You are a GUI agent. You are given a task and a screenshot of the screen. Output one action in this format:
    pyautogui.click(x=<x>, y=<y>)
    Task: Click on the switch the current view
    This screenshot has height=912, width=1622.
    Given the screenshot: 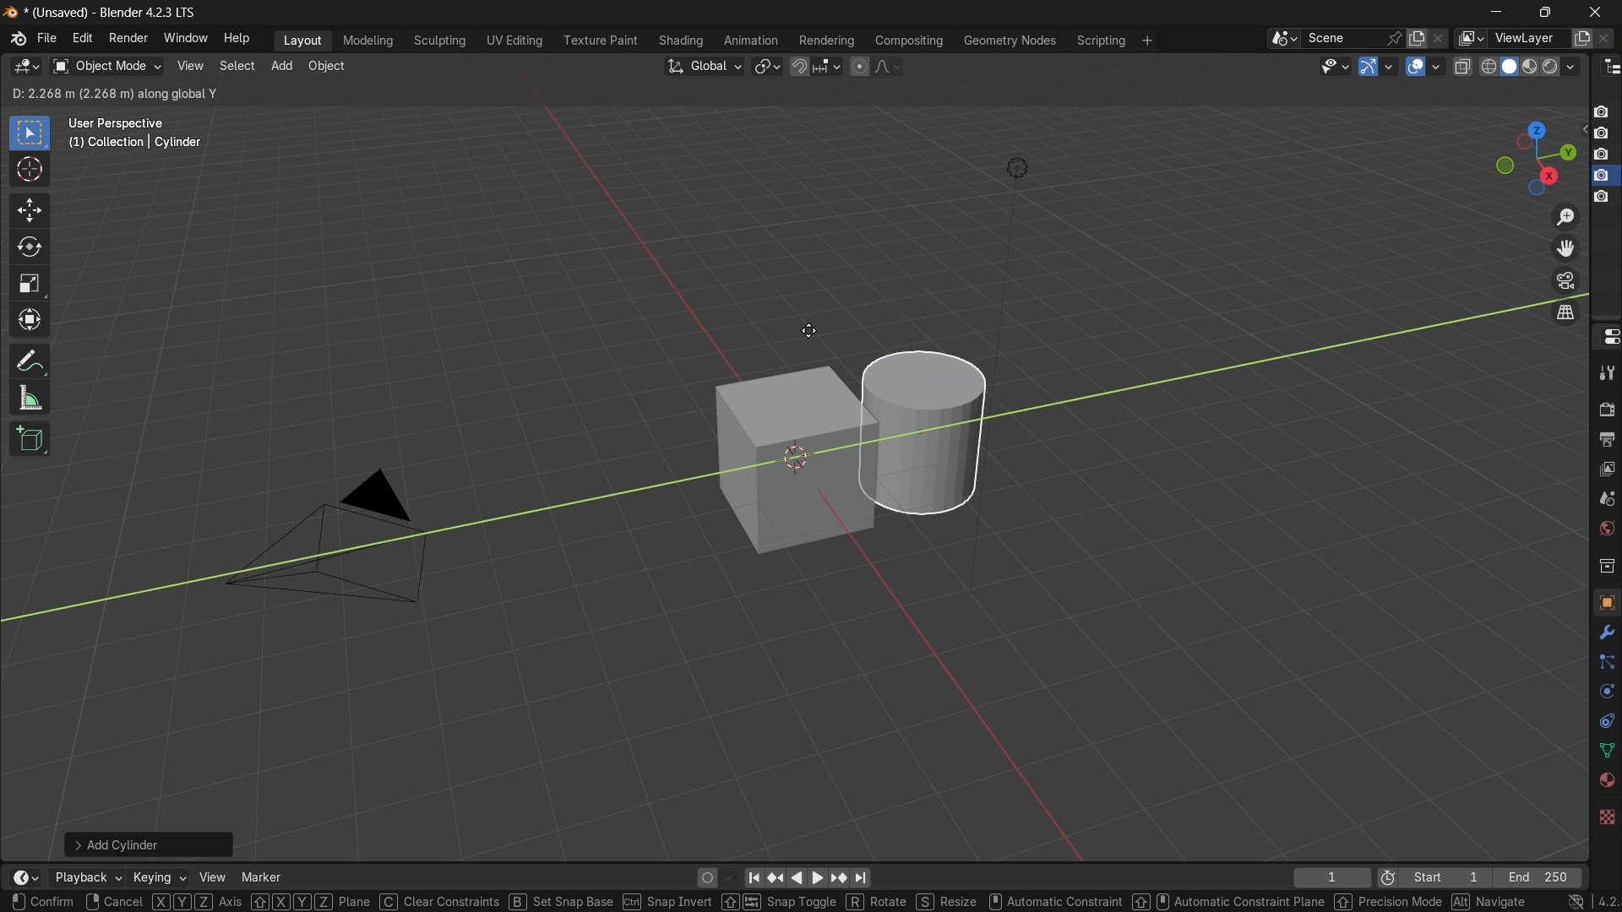 What is the action you would take?
    pyautogui.click(x=1565, y=315)
    